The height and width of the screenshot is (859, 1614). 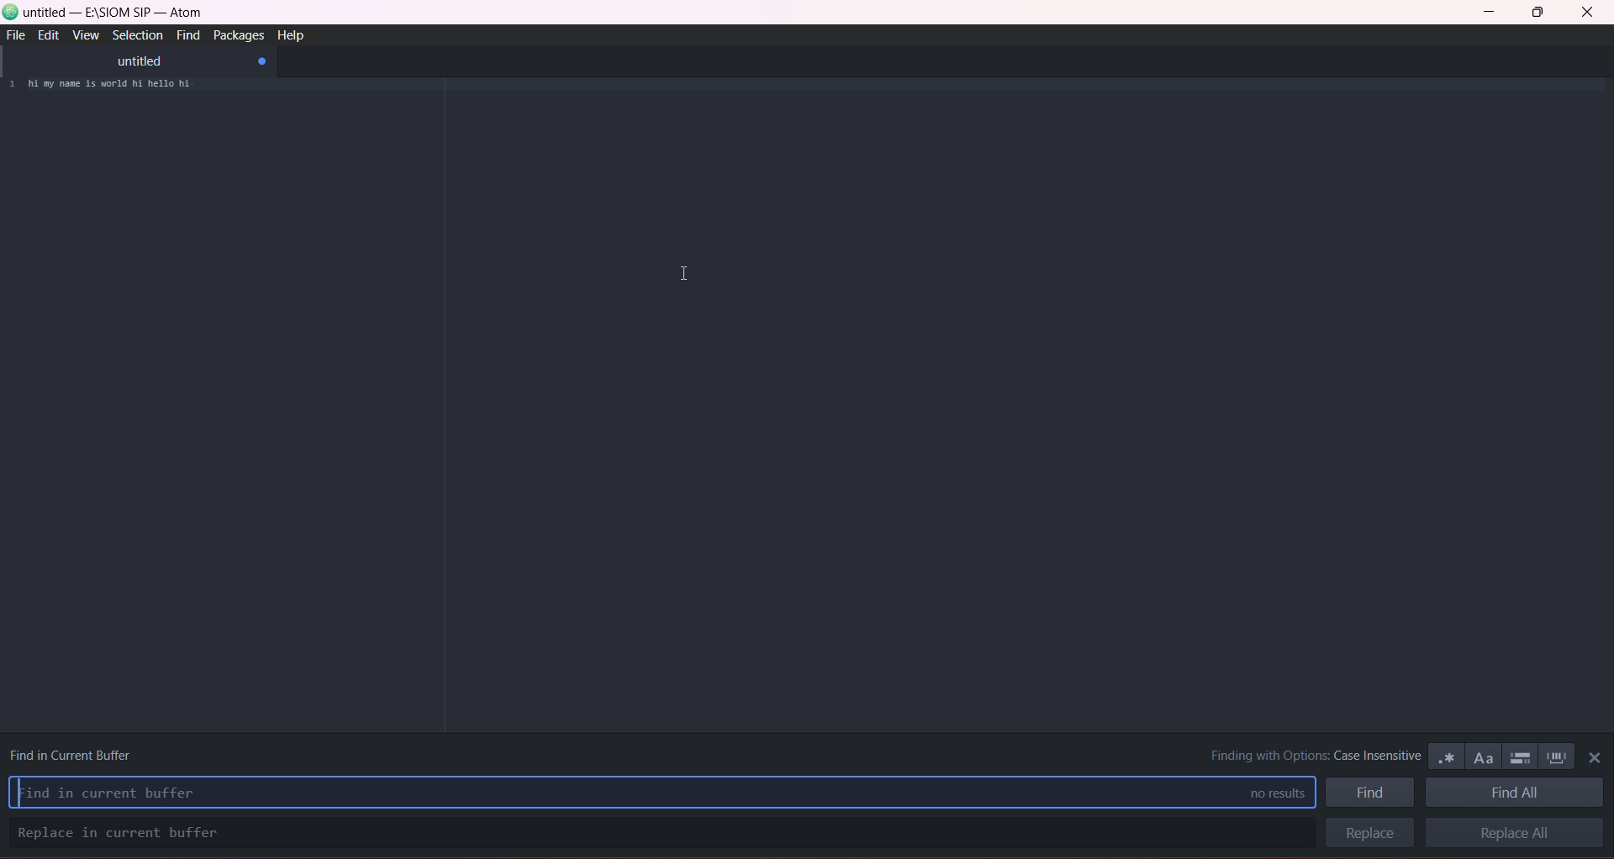 What do you see at coordinates (1587, 14) in the screenshot?
I see `close` at bounding box center [1587, 14].